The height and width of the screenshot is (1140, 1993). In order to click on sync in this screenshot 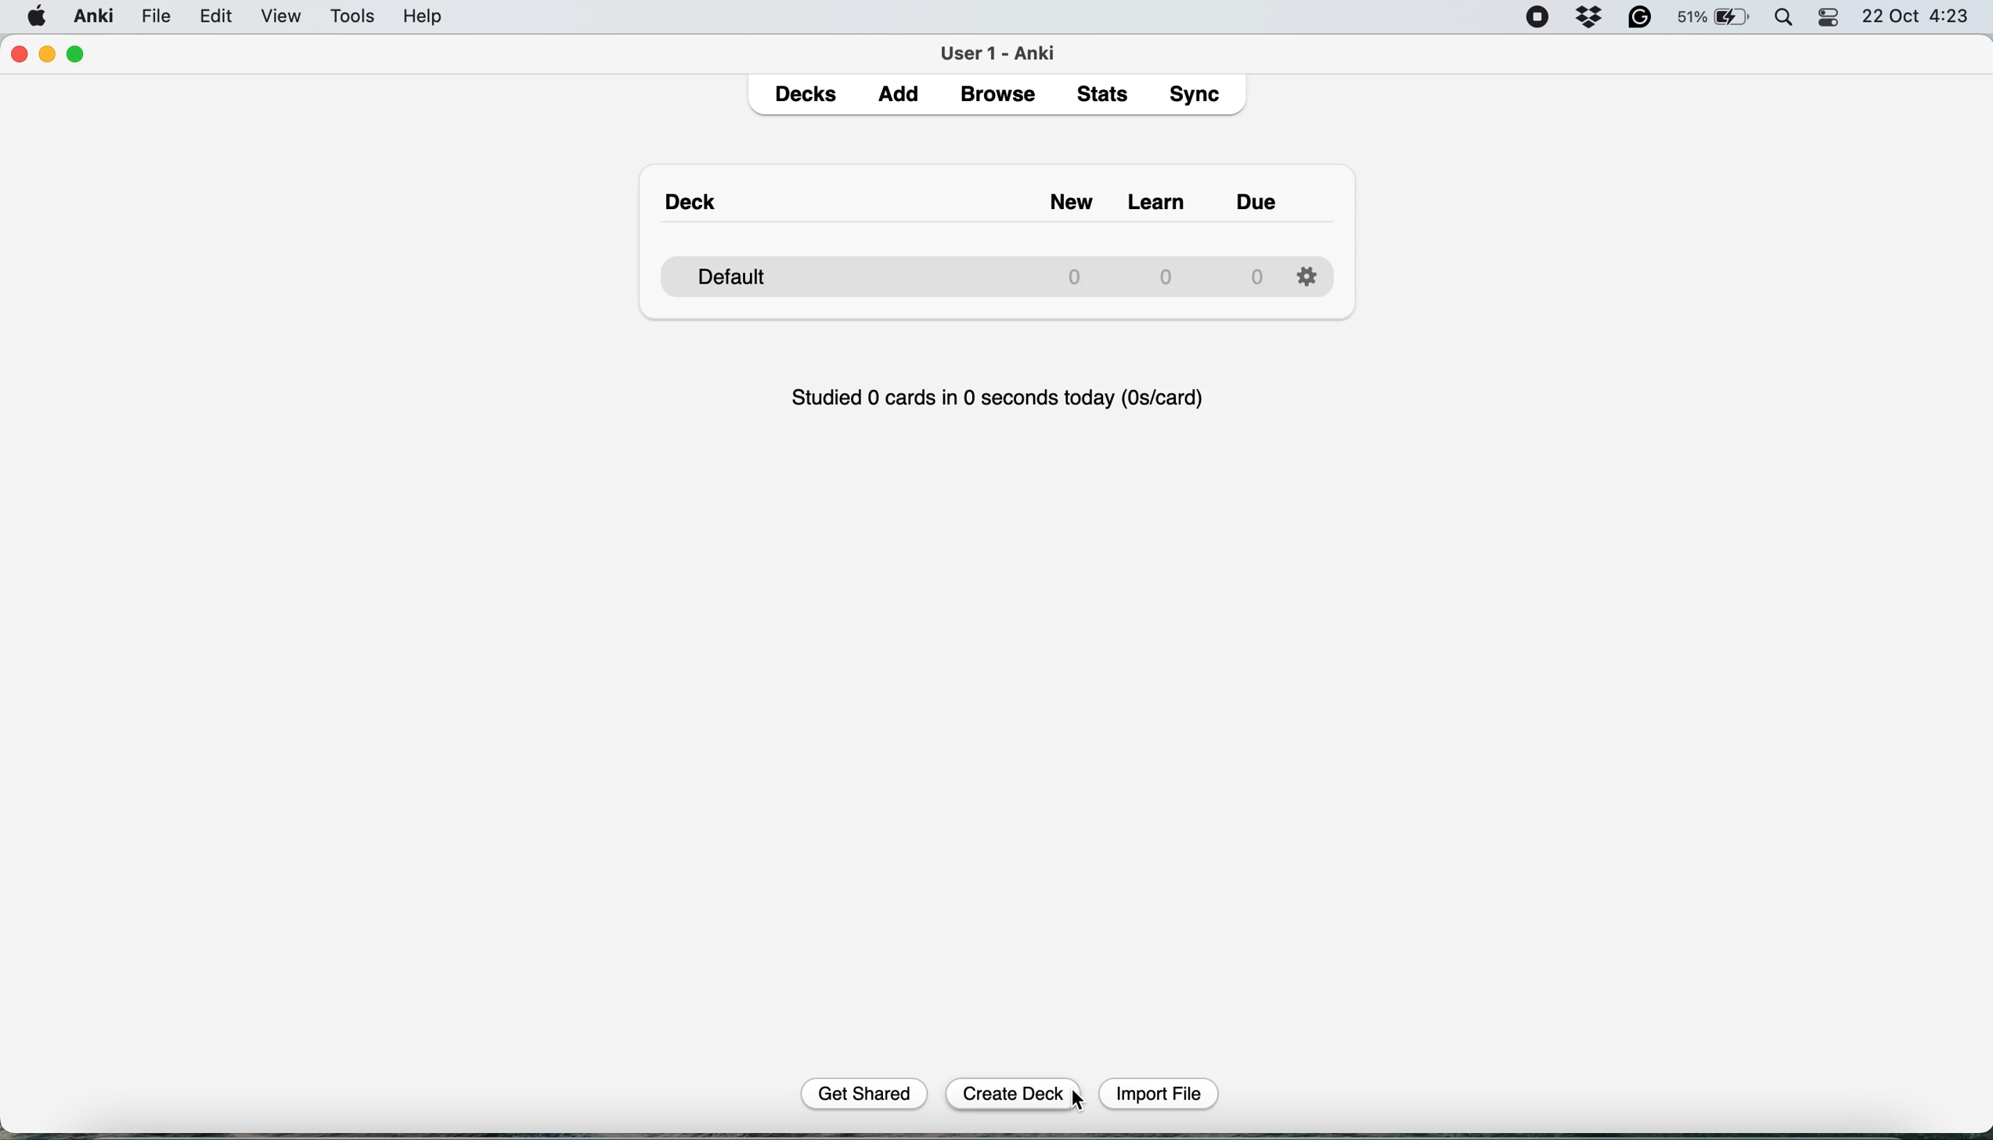, I will do `click(1198, 96)`.